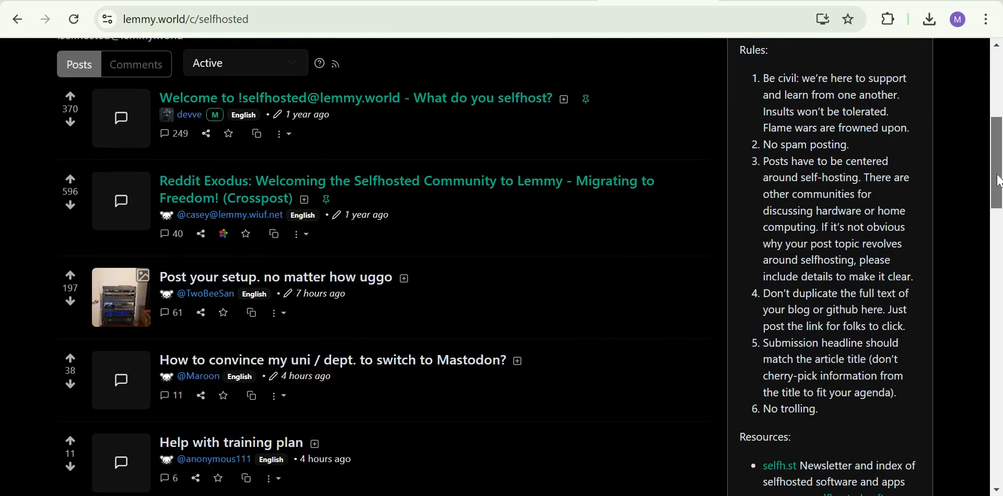 The width and height of the screenshot is (1003, 496). What do you see at coordinates (70, 109) in the screenshot?
I see `numbers` at bounding box center [70, 109].